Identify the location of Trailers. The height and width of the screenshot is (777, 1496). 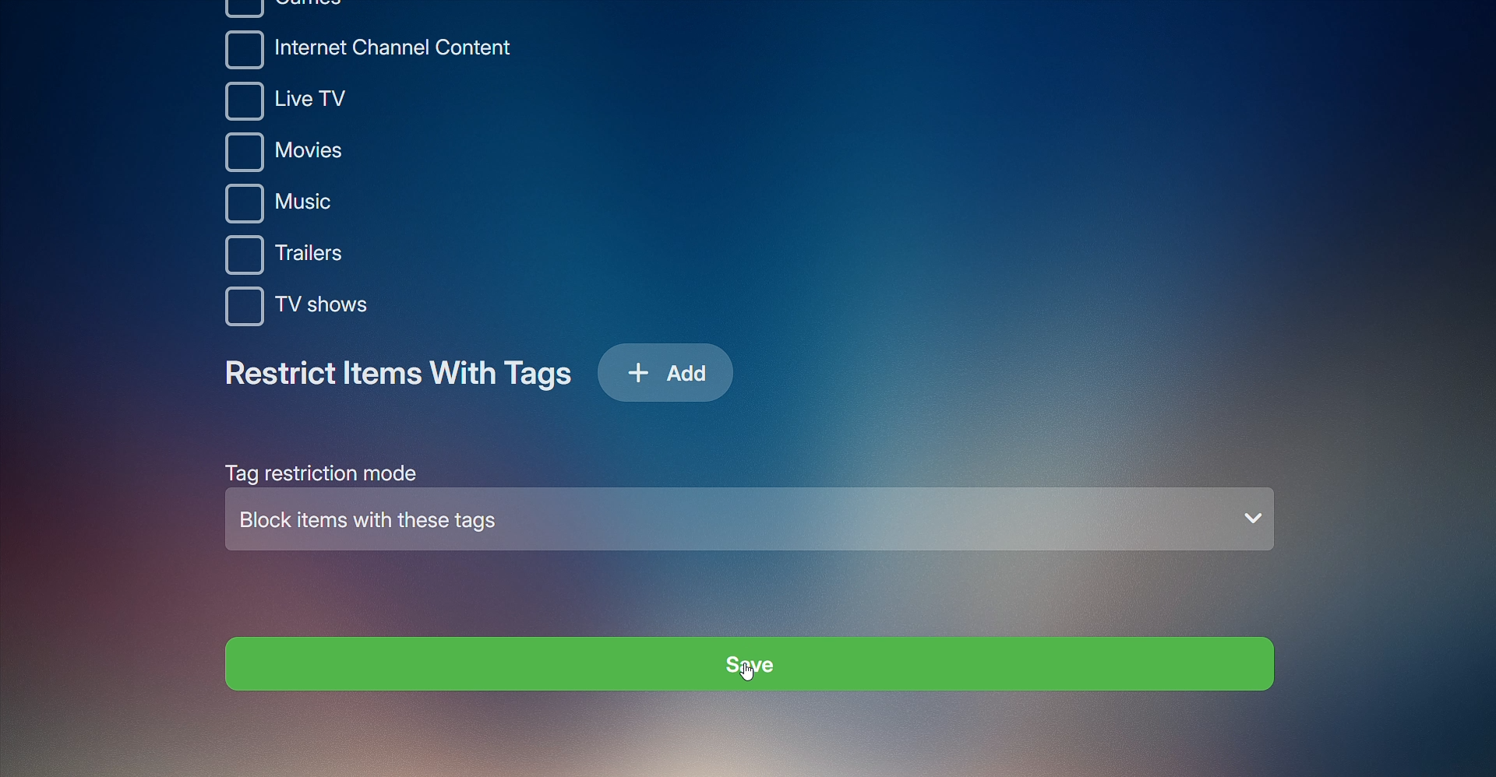
(319, 257).